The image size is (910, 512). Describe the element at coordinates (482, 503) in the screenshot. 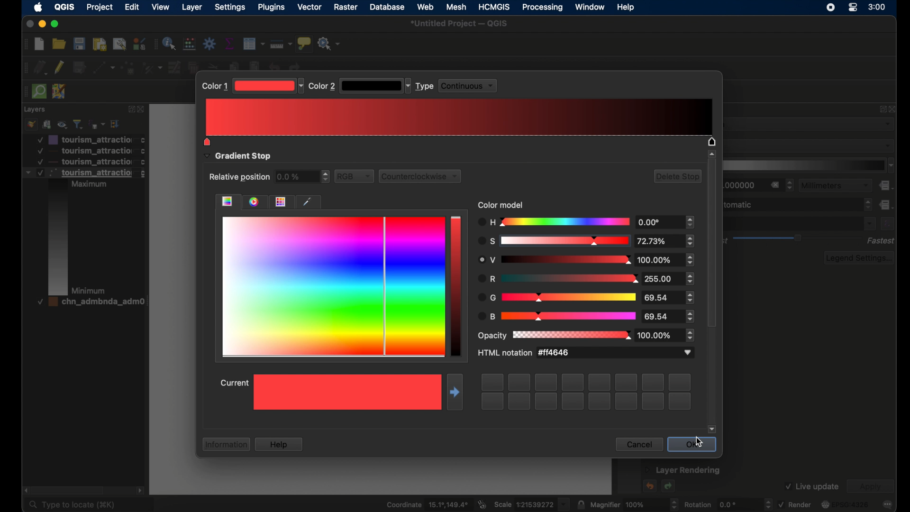

I see `toggle extents and mouse display position` at that location.